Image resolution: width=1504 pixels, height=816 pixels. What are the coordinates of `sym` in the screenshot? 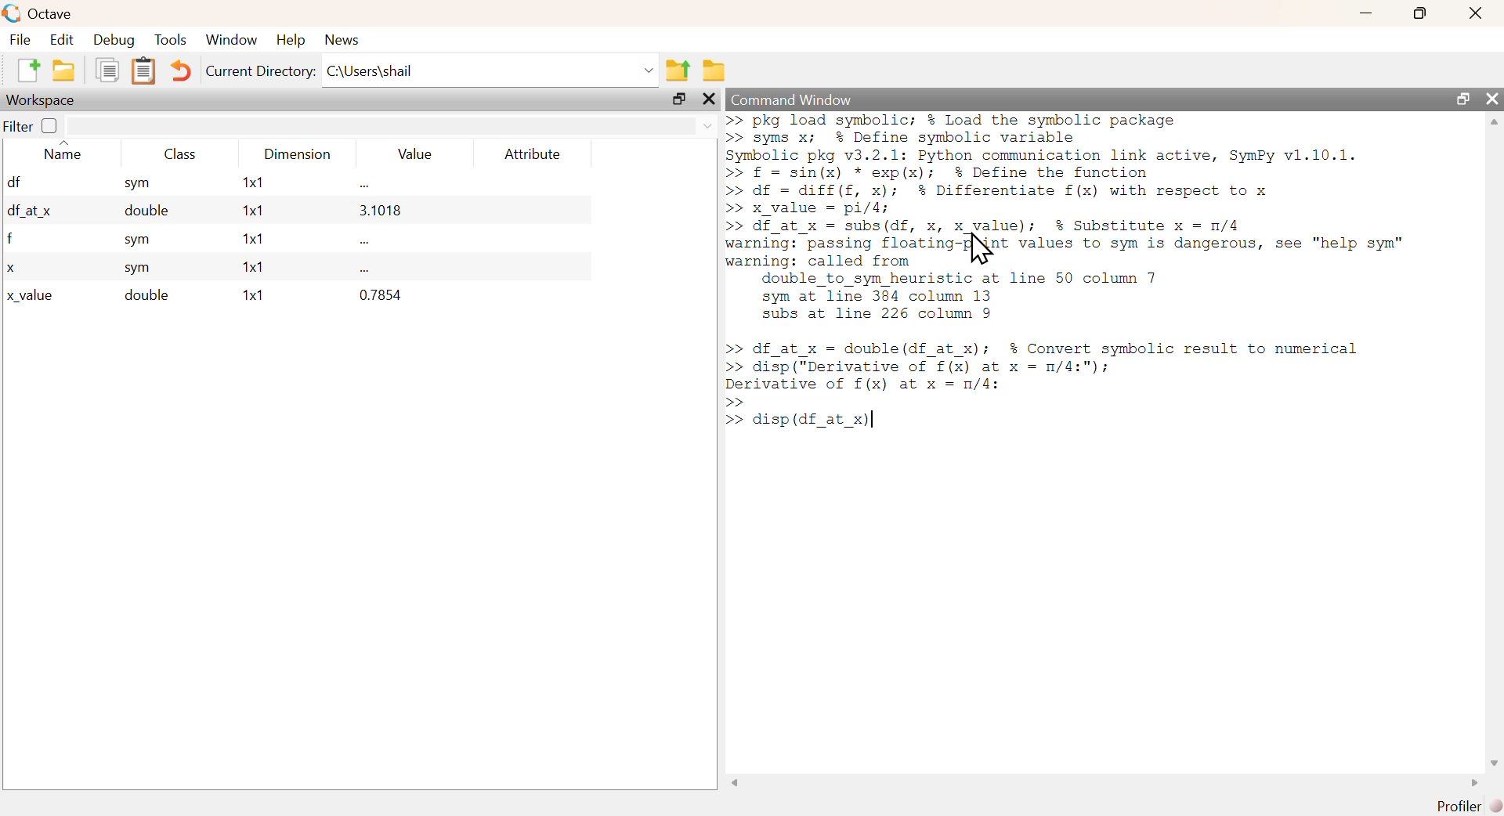 It's located at (139, 241).